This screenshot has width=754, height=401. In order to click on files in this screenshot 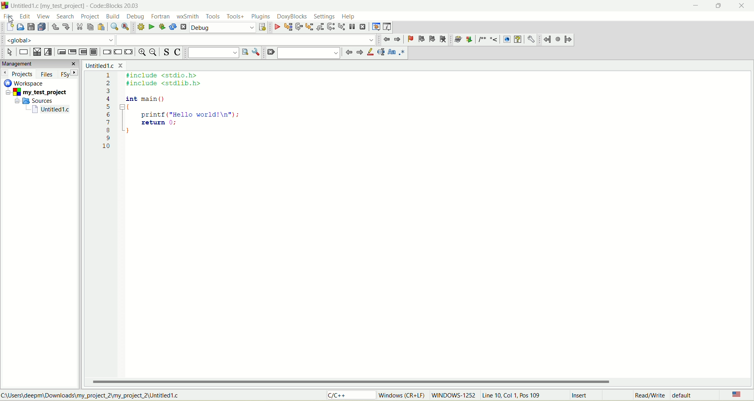, I will do `click(48, 74)`.